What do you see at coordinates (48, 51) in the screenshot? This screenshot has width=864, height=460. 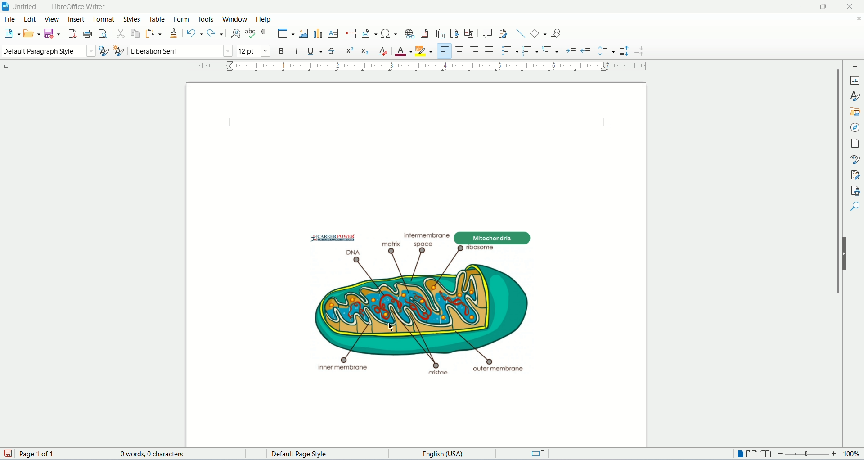 I see `paragraph style` at bounding box center [48, 51].